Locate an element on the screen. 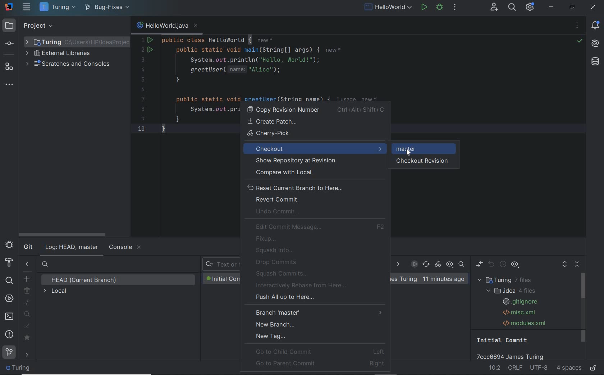 The height and width of the screenshot is (375, 604). DATE is located at coordinates (398, 265).